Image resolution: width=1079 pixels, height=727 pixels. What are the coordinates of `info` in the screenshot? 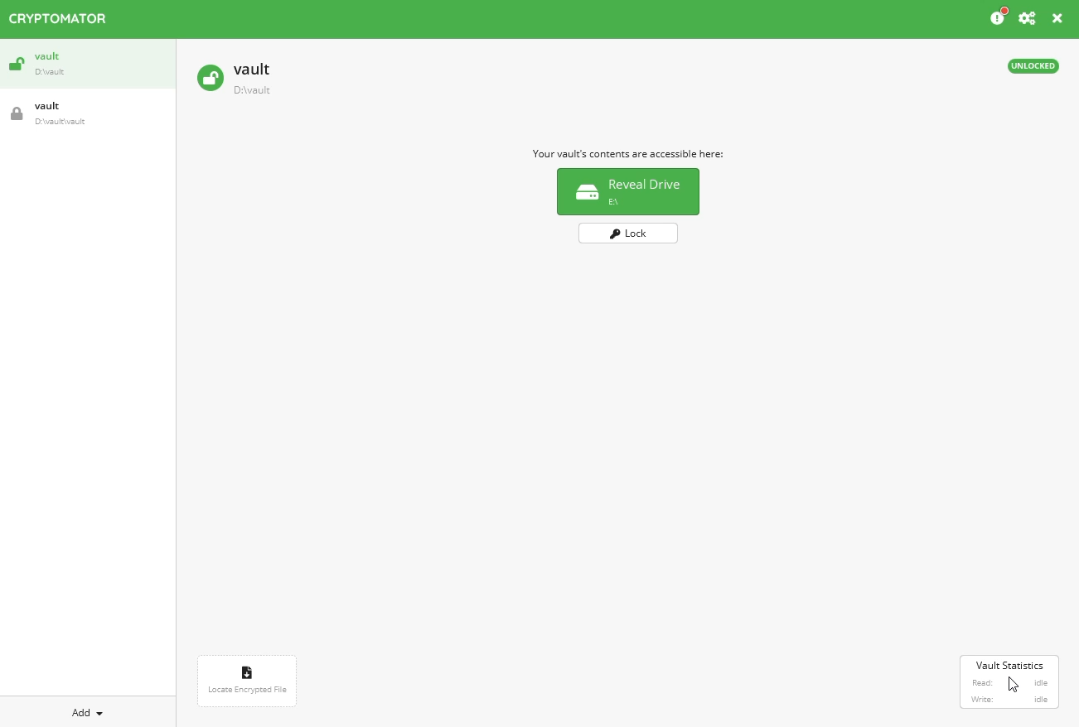 It's located at (996, 17).